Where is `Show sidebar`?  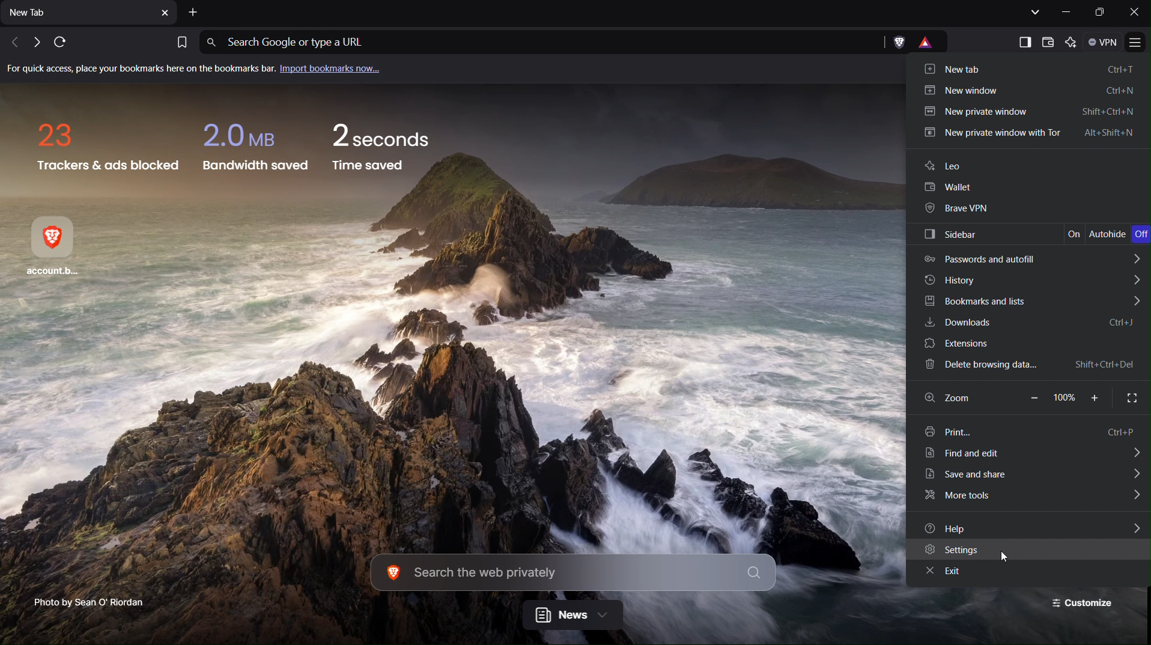 Show sidebar is located at coordinates (1022, 41).